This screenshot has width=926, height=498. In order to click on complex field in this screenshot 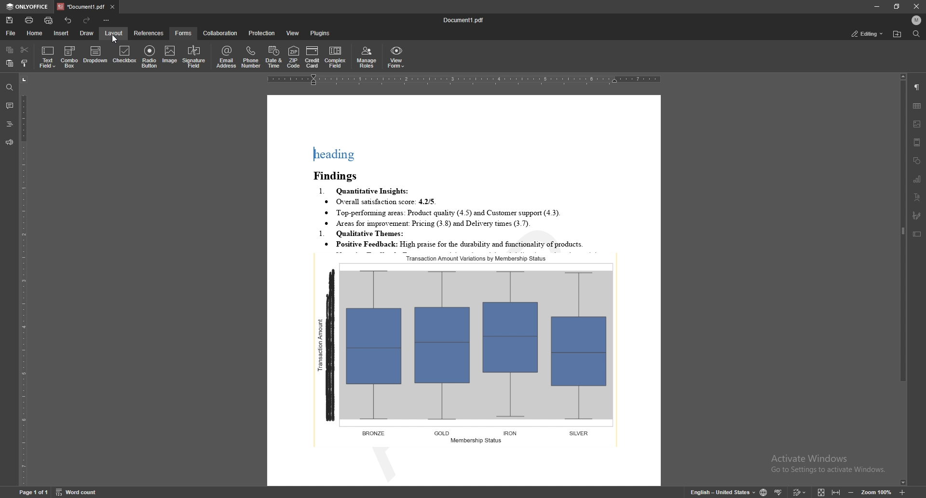, I will do `click(336, 57)`.